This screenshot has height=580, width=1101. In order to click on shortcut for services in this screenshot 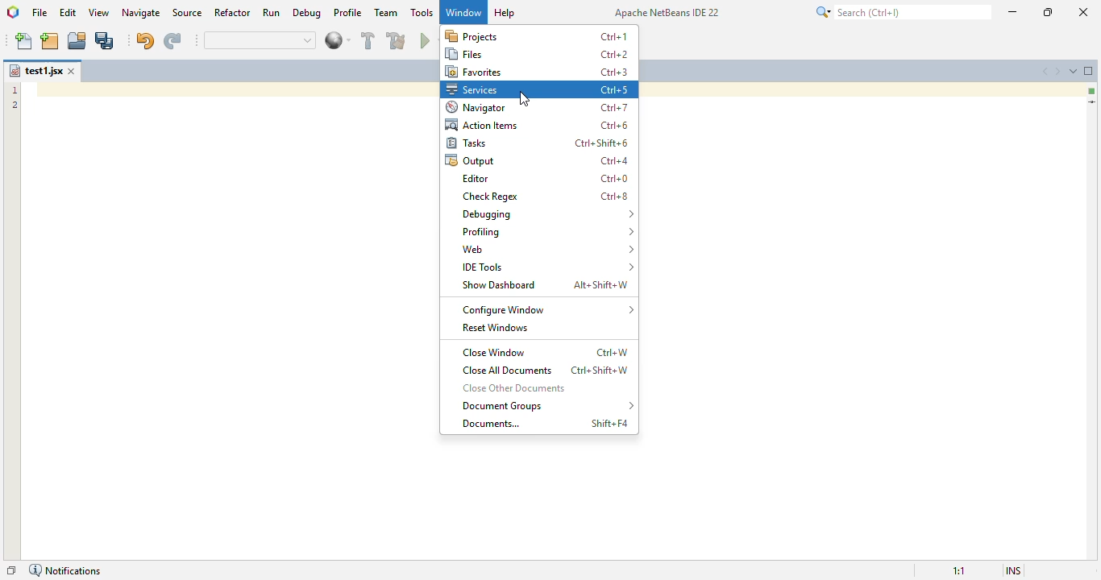, I will do `click(614, 91)`.